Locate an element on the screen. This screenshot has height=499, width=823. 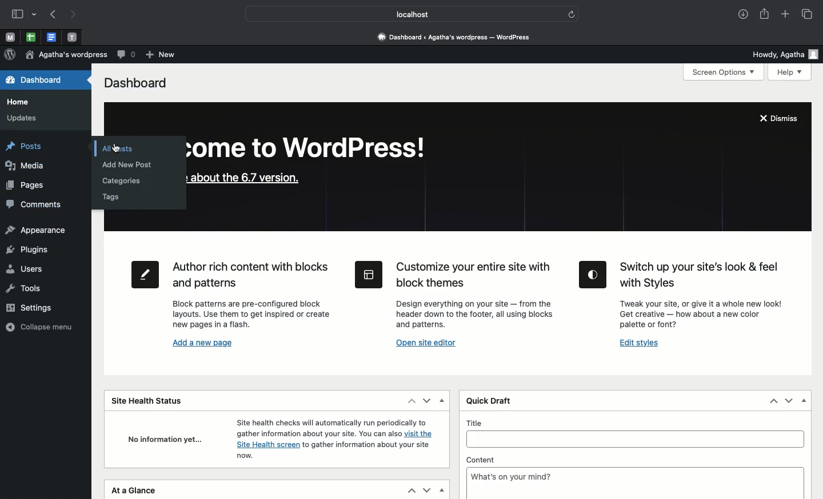
Help is located at coordinates (790, 73).